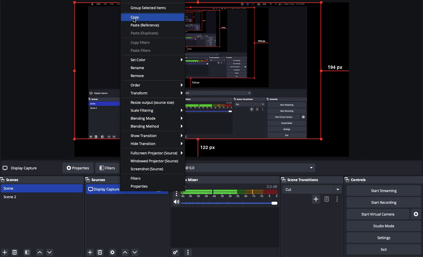 The image size is (423, 257). I want to click on Audio mixer, so click(185, 180).